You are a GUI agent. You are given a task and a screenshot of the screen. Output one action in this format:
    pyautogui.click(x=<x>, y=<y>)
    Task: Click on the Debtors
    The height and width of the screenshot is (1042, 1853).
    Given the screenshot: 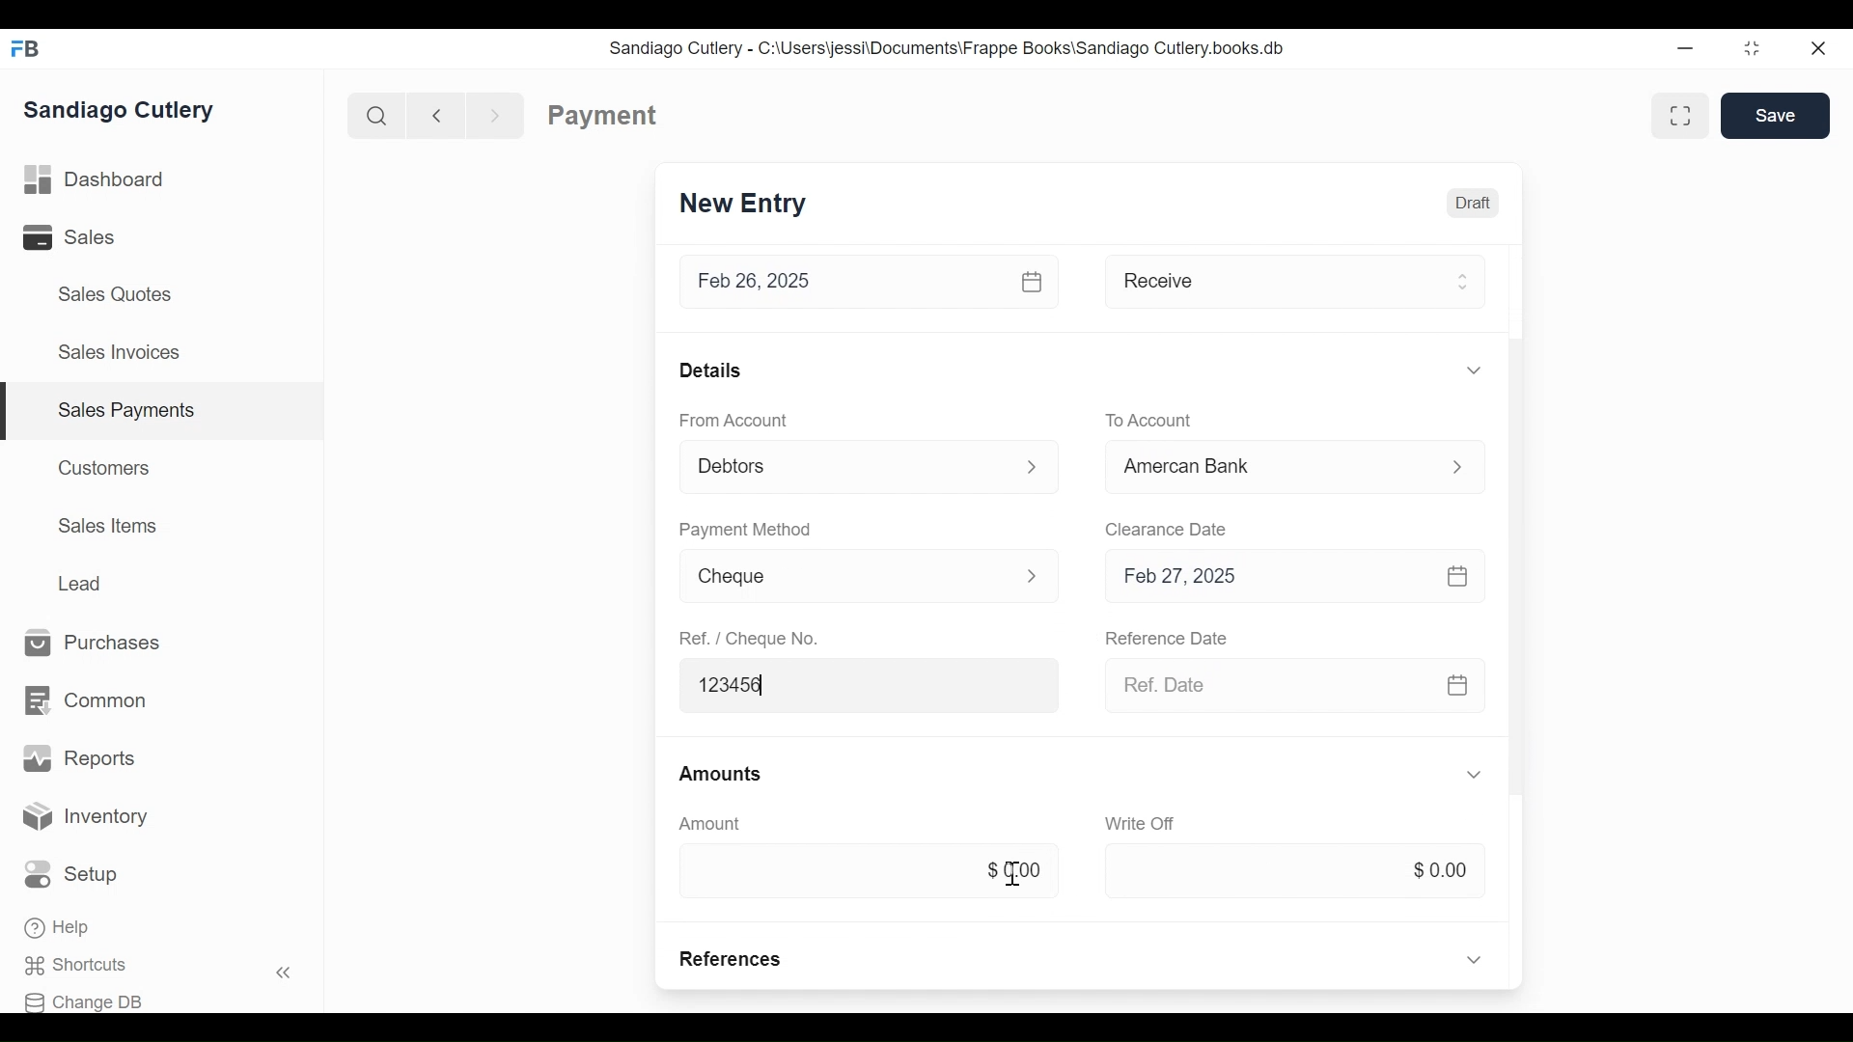 What is the action you would take?
    pyautogui.click(x=844, y=464)
    